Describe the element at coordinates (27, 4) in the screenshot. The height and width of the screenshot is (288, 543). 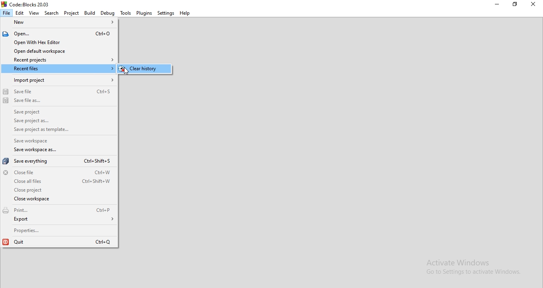
I see `Code::Blocks 20.03` at that location.